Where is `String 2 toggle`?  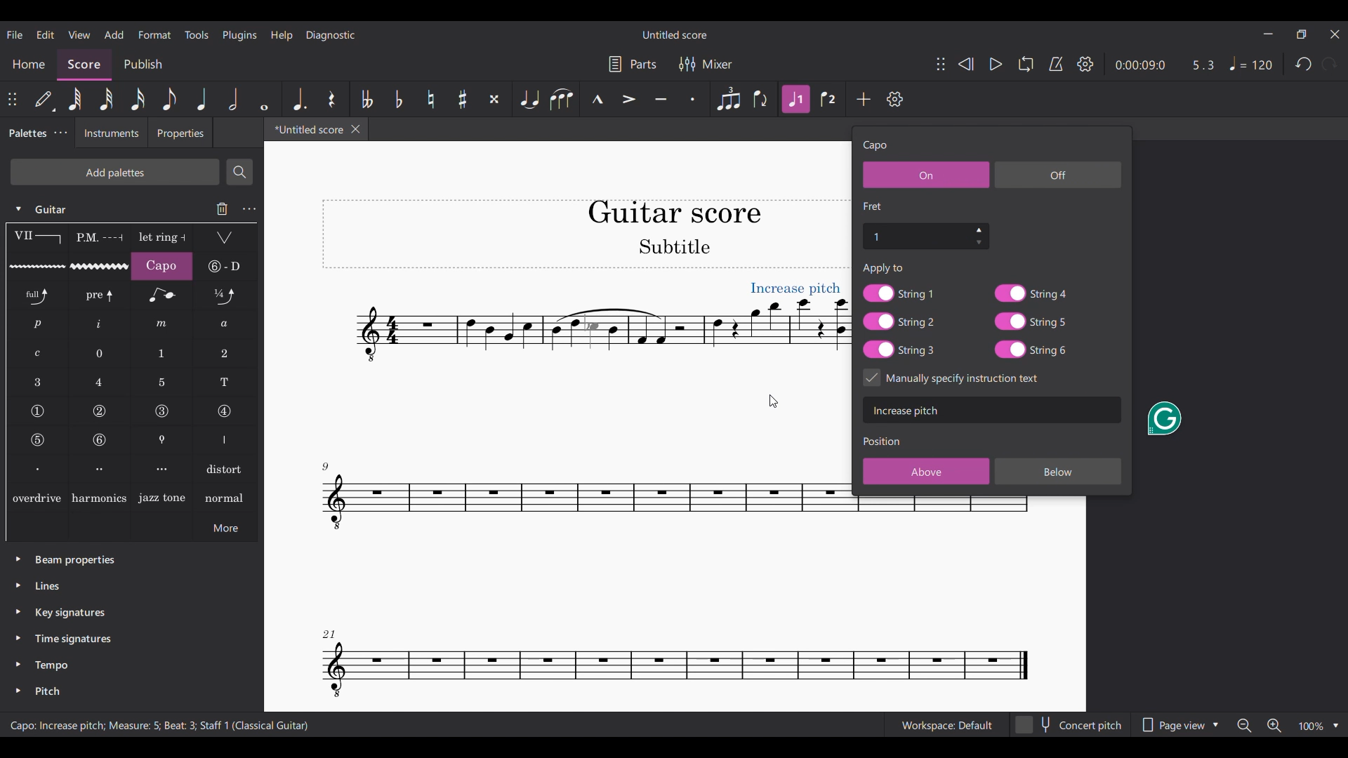
String 2 toggle is located at coordinates (900, 321).